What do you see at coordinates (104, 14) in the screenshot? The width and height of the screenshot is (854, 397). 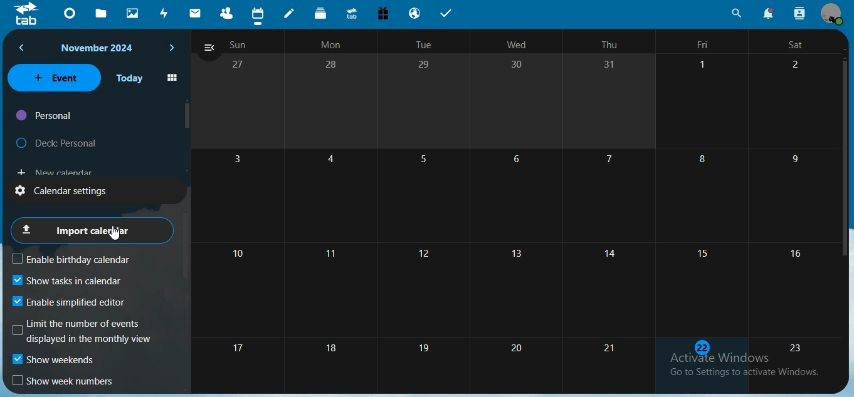 I see `files` at bounding box center [104, 14].